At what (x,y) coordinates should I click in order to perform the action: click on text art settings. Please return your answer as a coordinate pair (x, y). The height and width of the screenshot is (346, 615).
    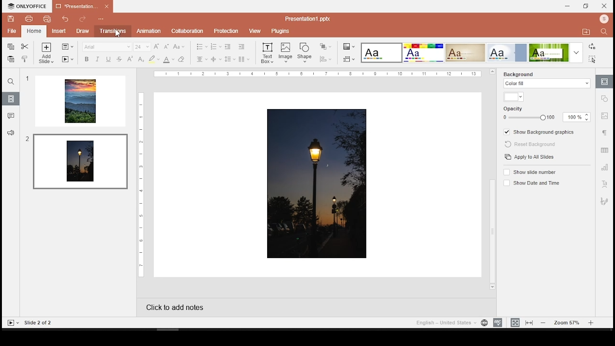
    Looking at the image, I should click on (605, 184).